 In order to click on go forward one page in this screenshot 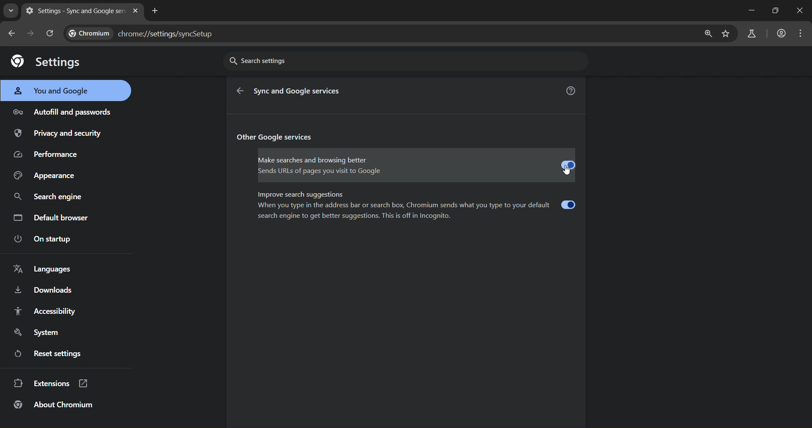, I will do `click(33, 35)`.